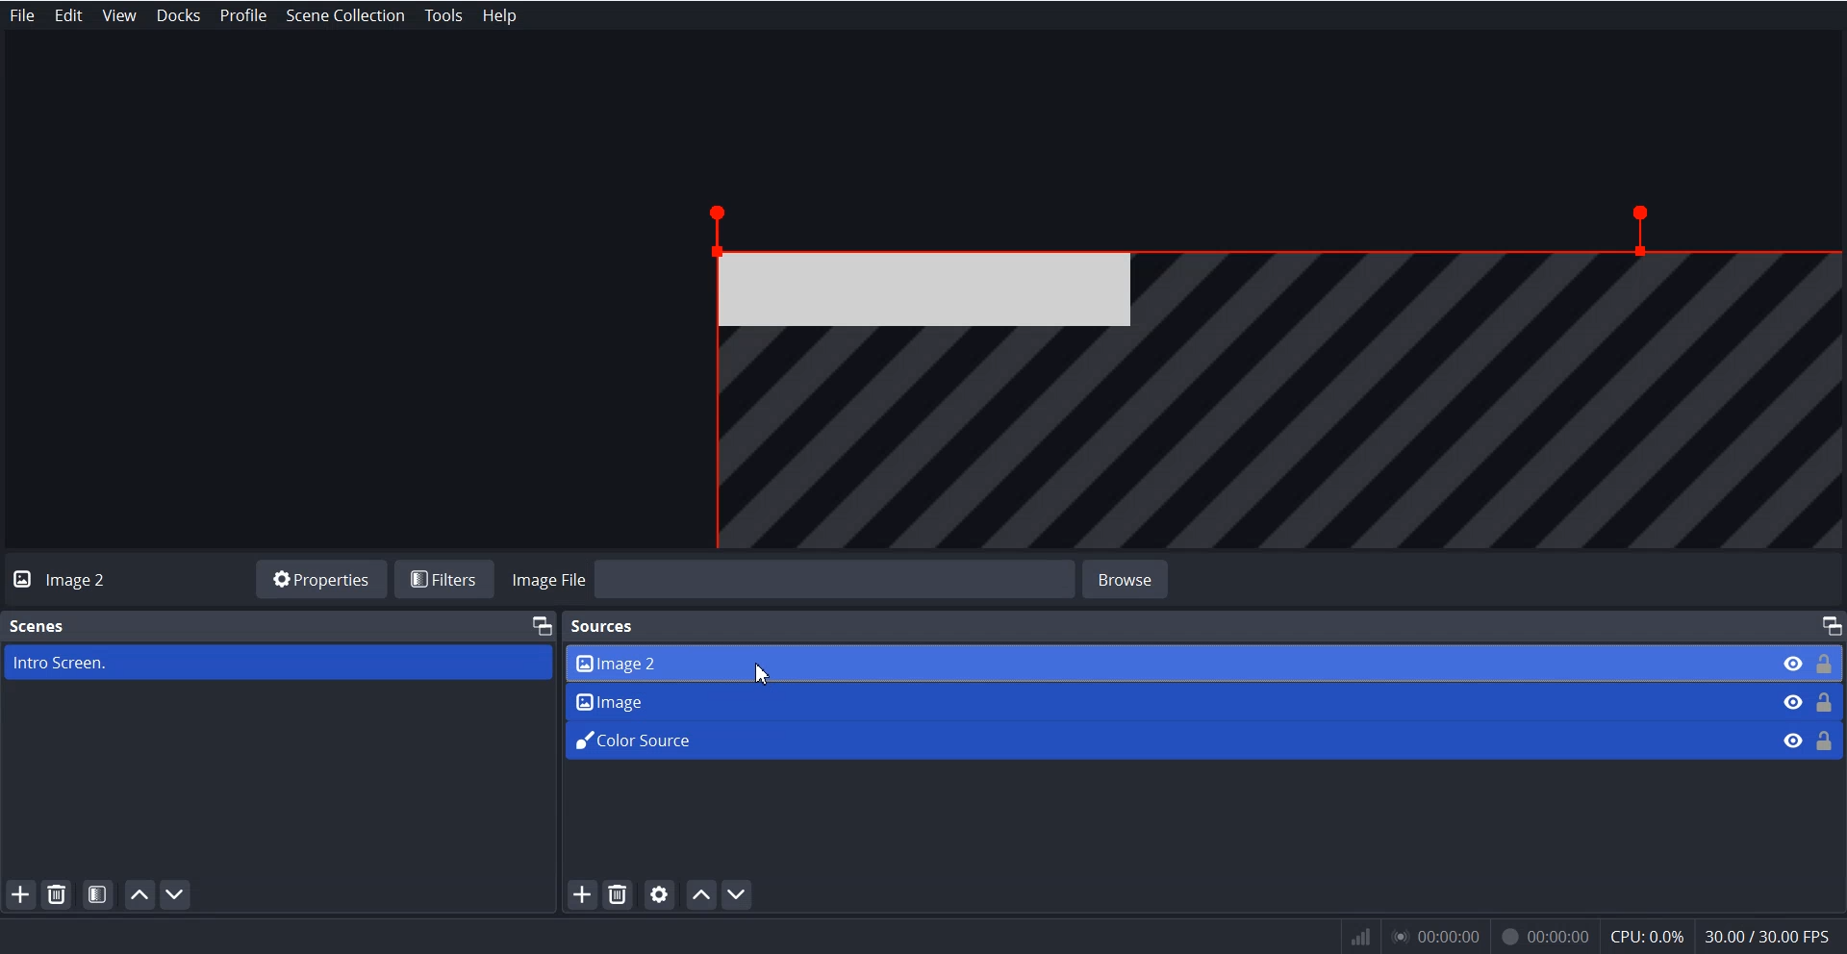 Image resolution: width=1847 pixels, height=954 pixels. What do you see at coordinates (1435, 937) in the screenshot?
I see `00:00:00` at bounding box center [1435, 937].